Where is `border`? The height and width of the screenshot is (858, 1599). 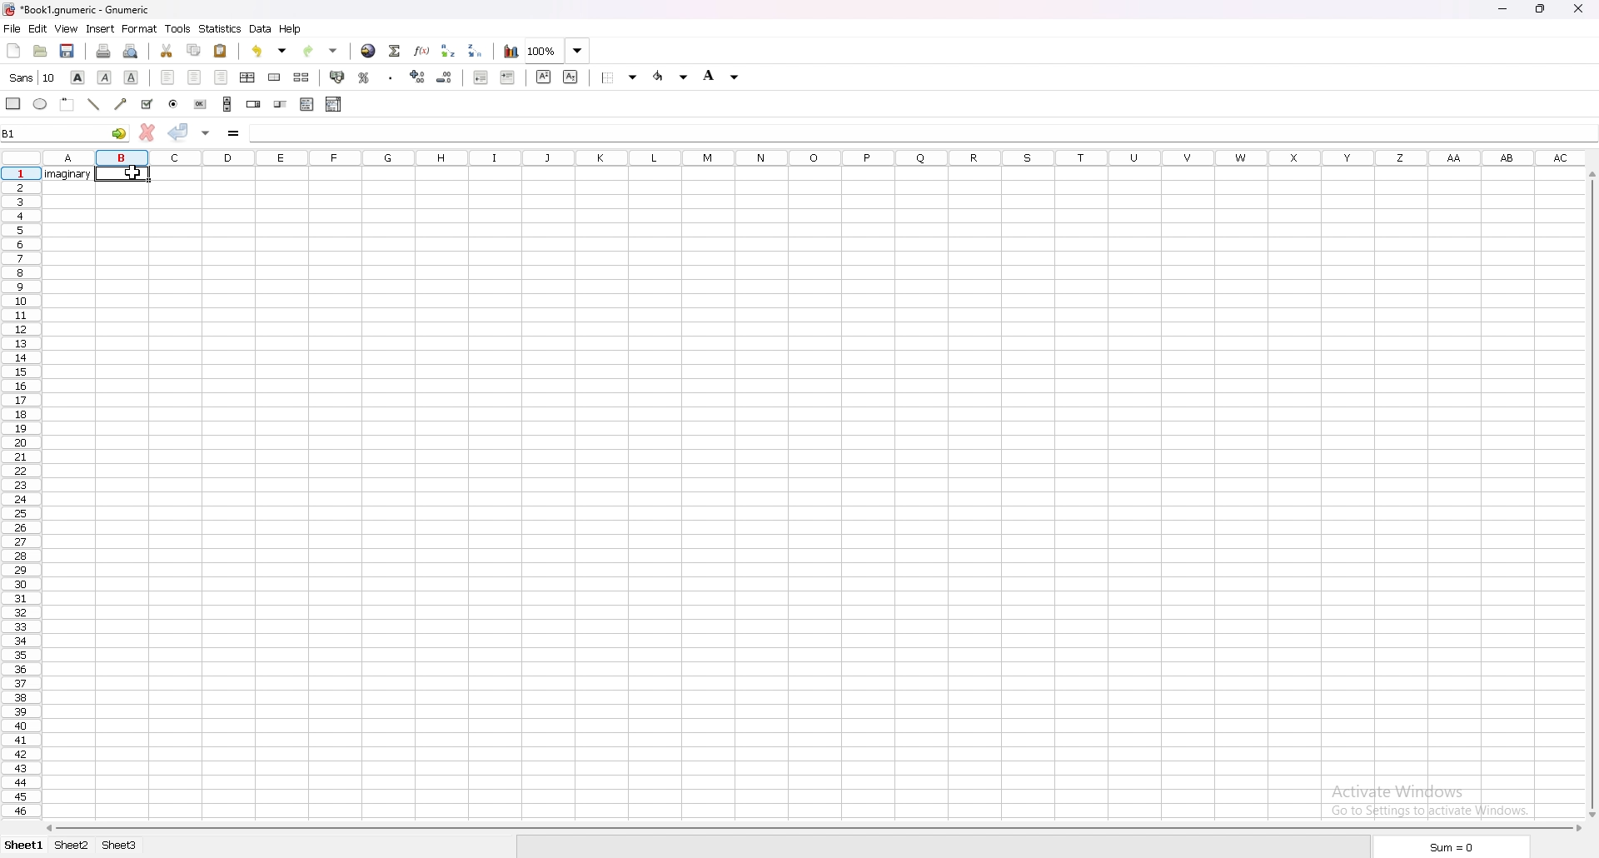 border is located at coordinates (620, 78).